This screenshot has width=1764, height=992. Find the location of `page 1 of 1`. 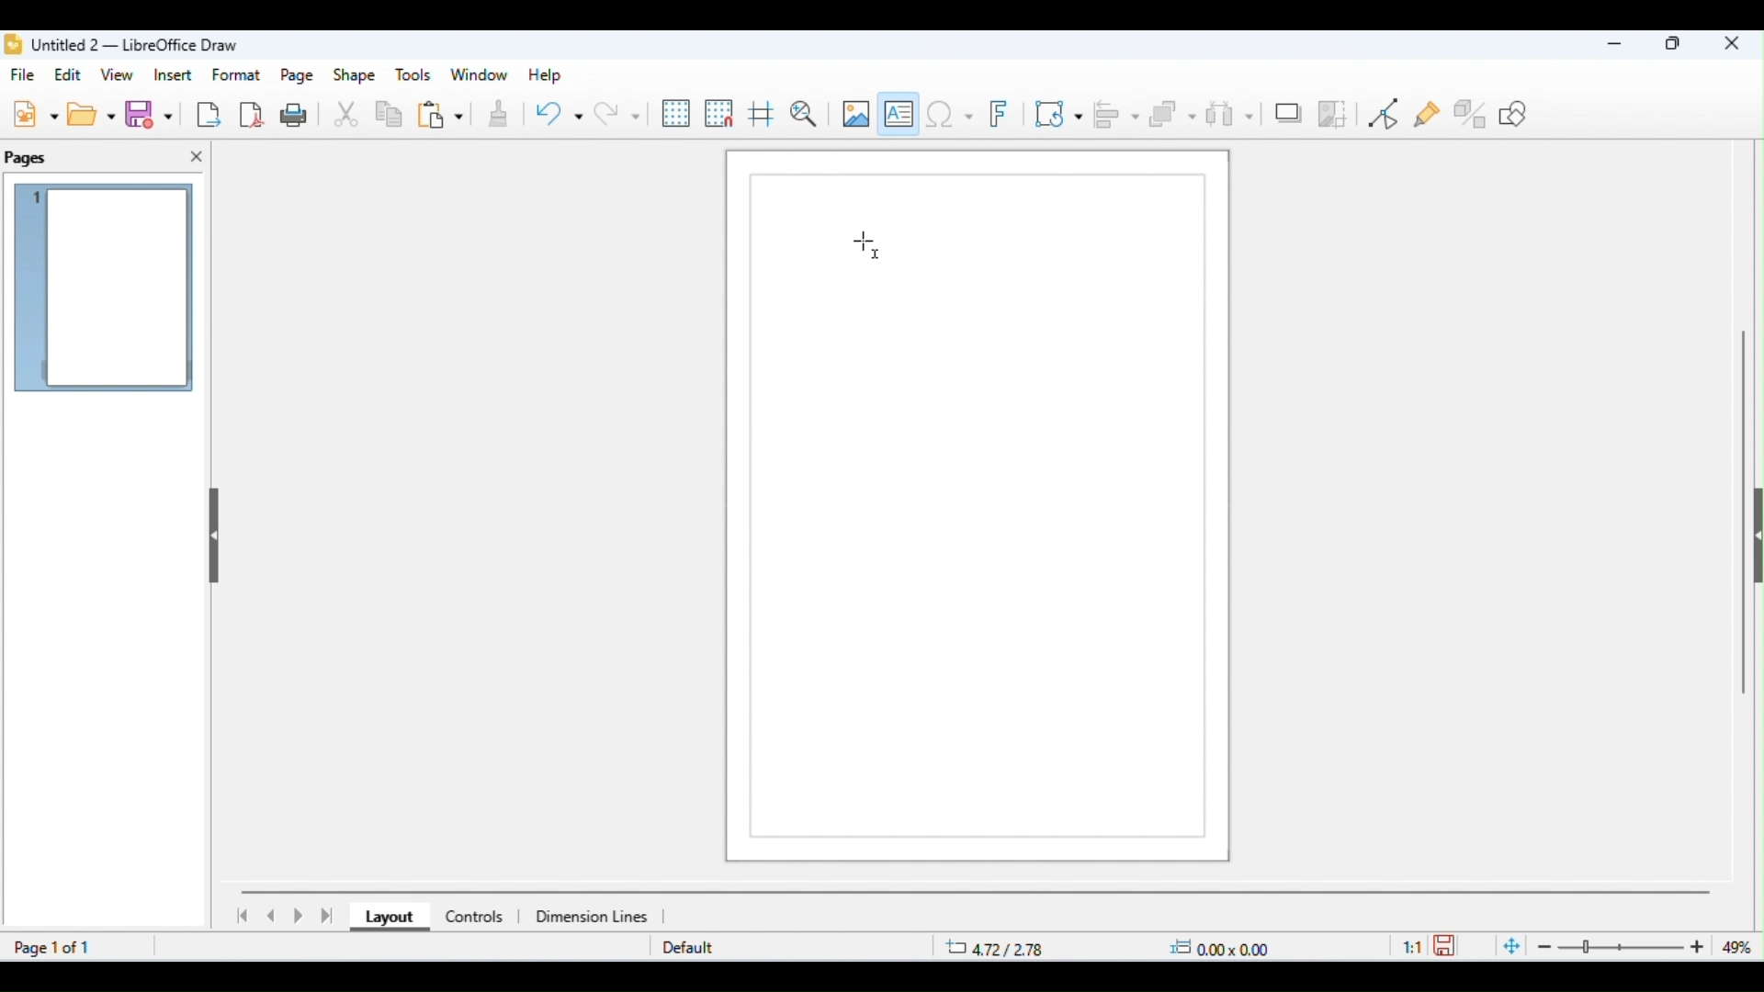

page 1 of 1 is located at coordinates (55, 947).